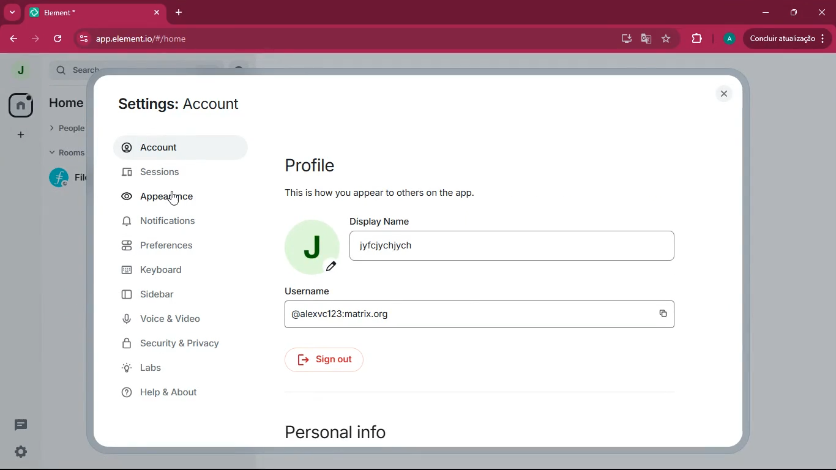 This screenshot has height=470, width=836. I want to click on Settings: Account, so click(182, 103).